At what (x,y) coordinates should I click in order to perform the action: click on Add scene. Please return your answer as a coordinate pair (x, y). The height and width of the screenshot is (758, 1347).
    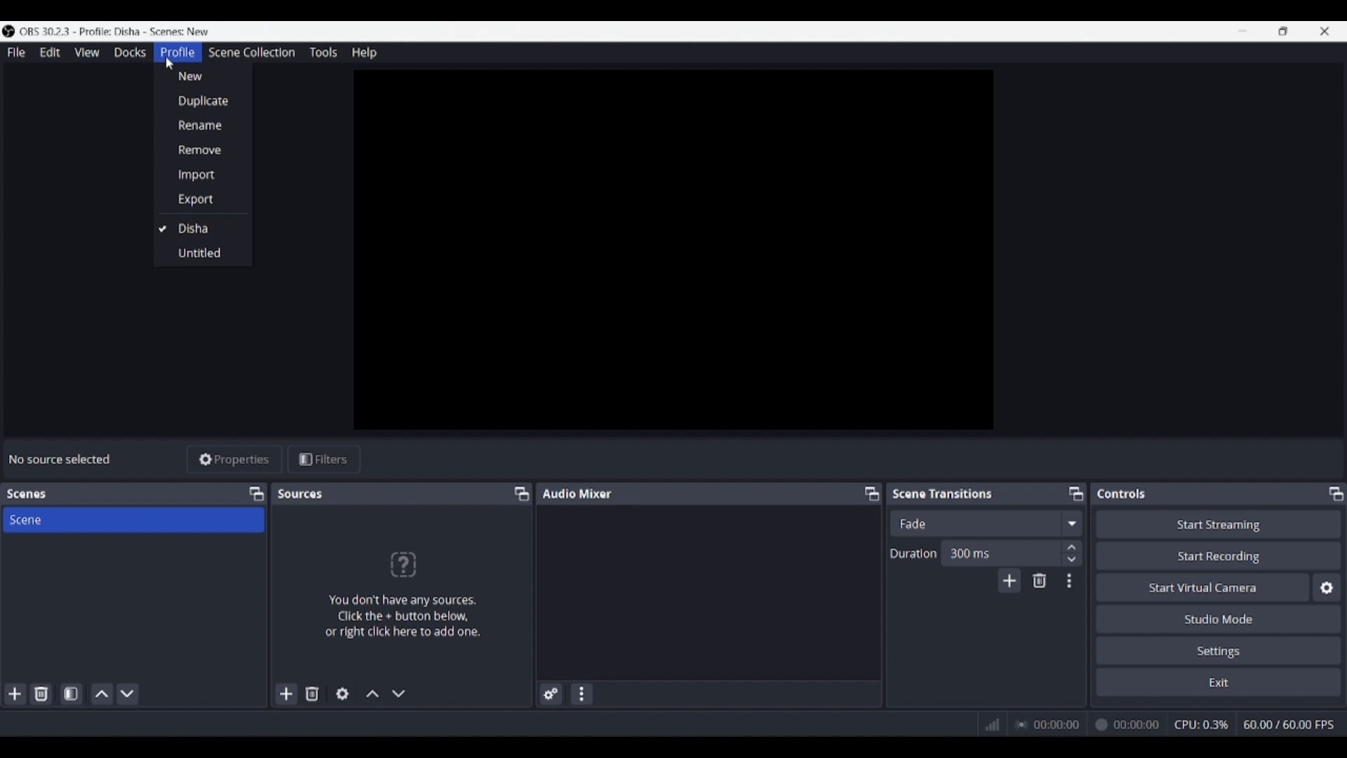
    Looking at the image, I should click on (15, 694).